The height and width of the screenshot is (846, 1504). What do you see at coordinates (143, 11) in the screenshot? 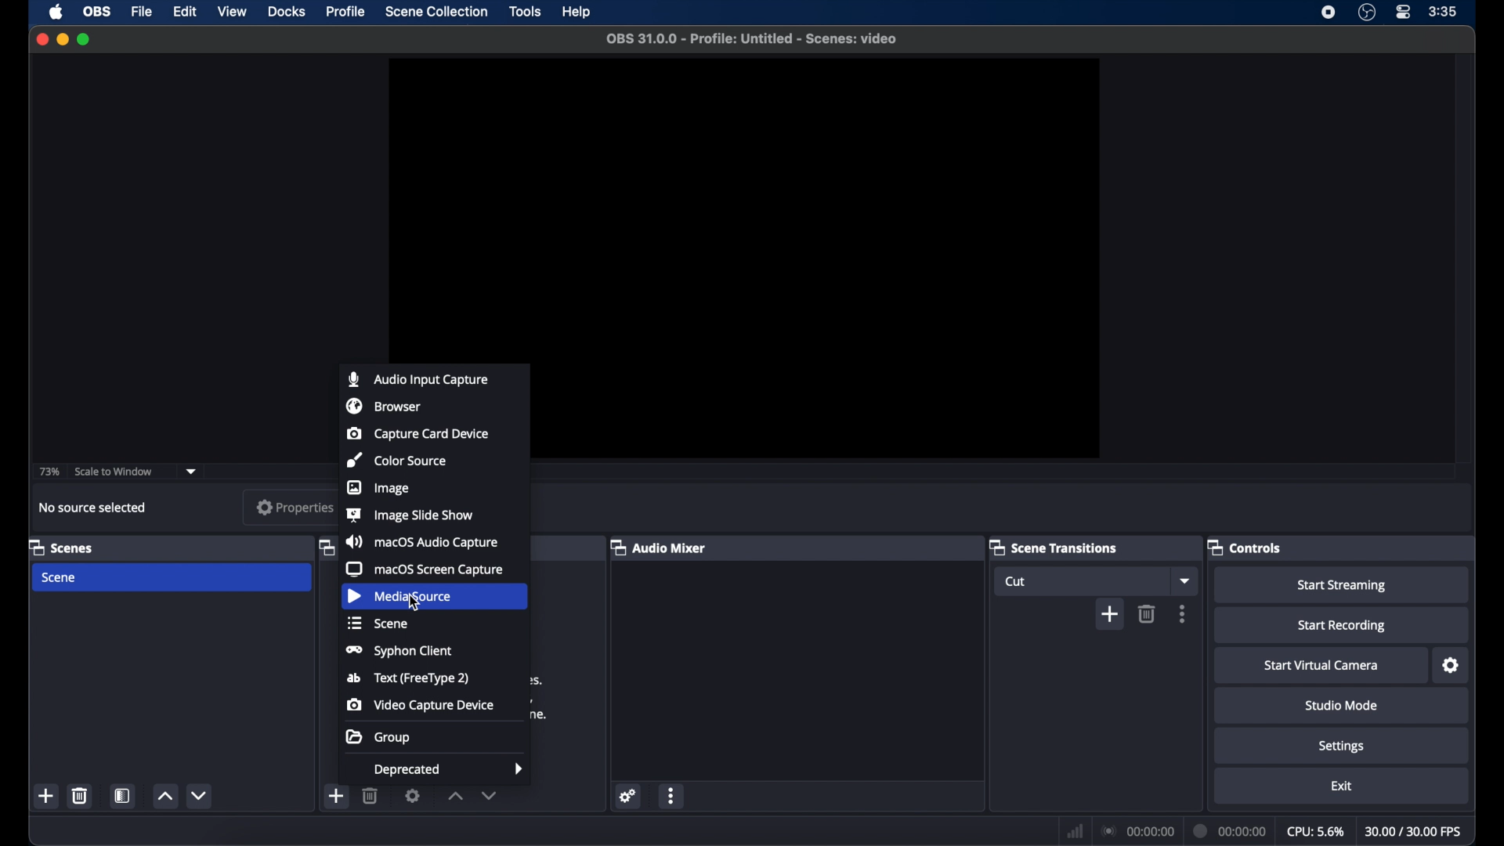
I see `file` at bounding box center [143, 11].